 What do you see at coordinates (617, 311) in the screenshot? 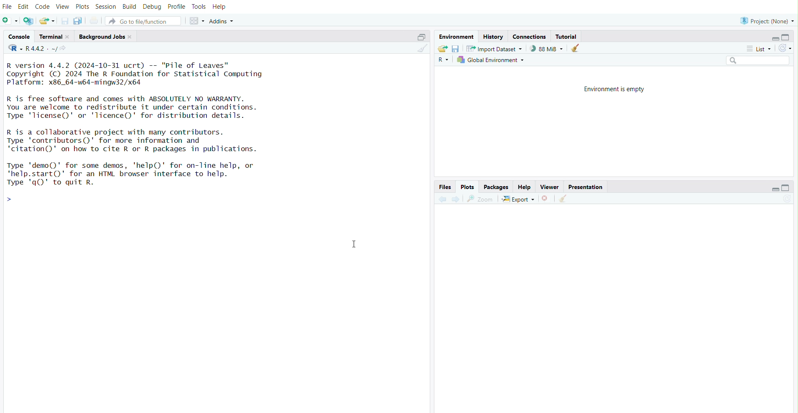
I see `empty plot area` at bounding box center [617, 311].